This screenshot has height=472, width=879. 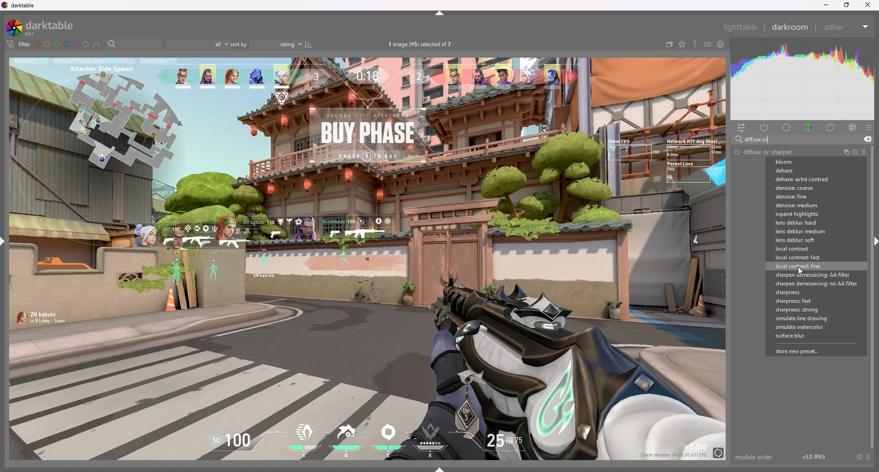 I want to click on lens deblur soft, so click(x=807, y=240).